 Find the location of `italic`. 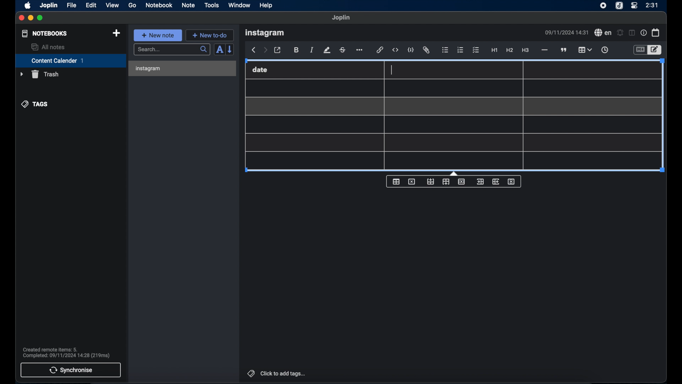

italic is located at coordinates (312, 50).